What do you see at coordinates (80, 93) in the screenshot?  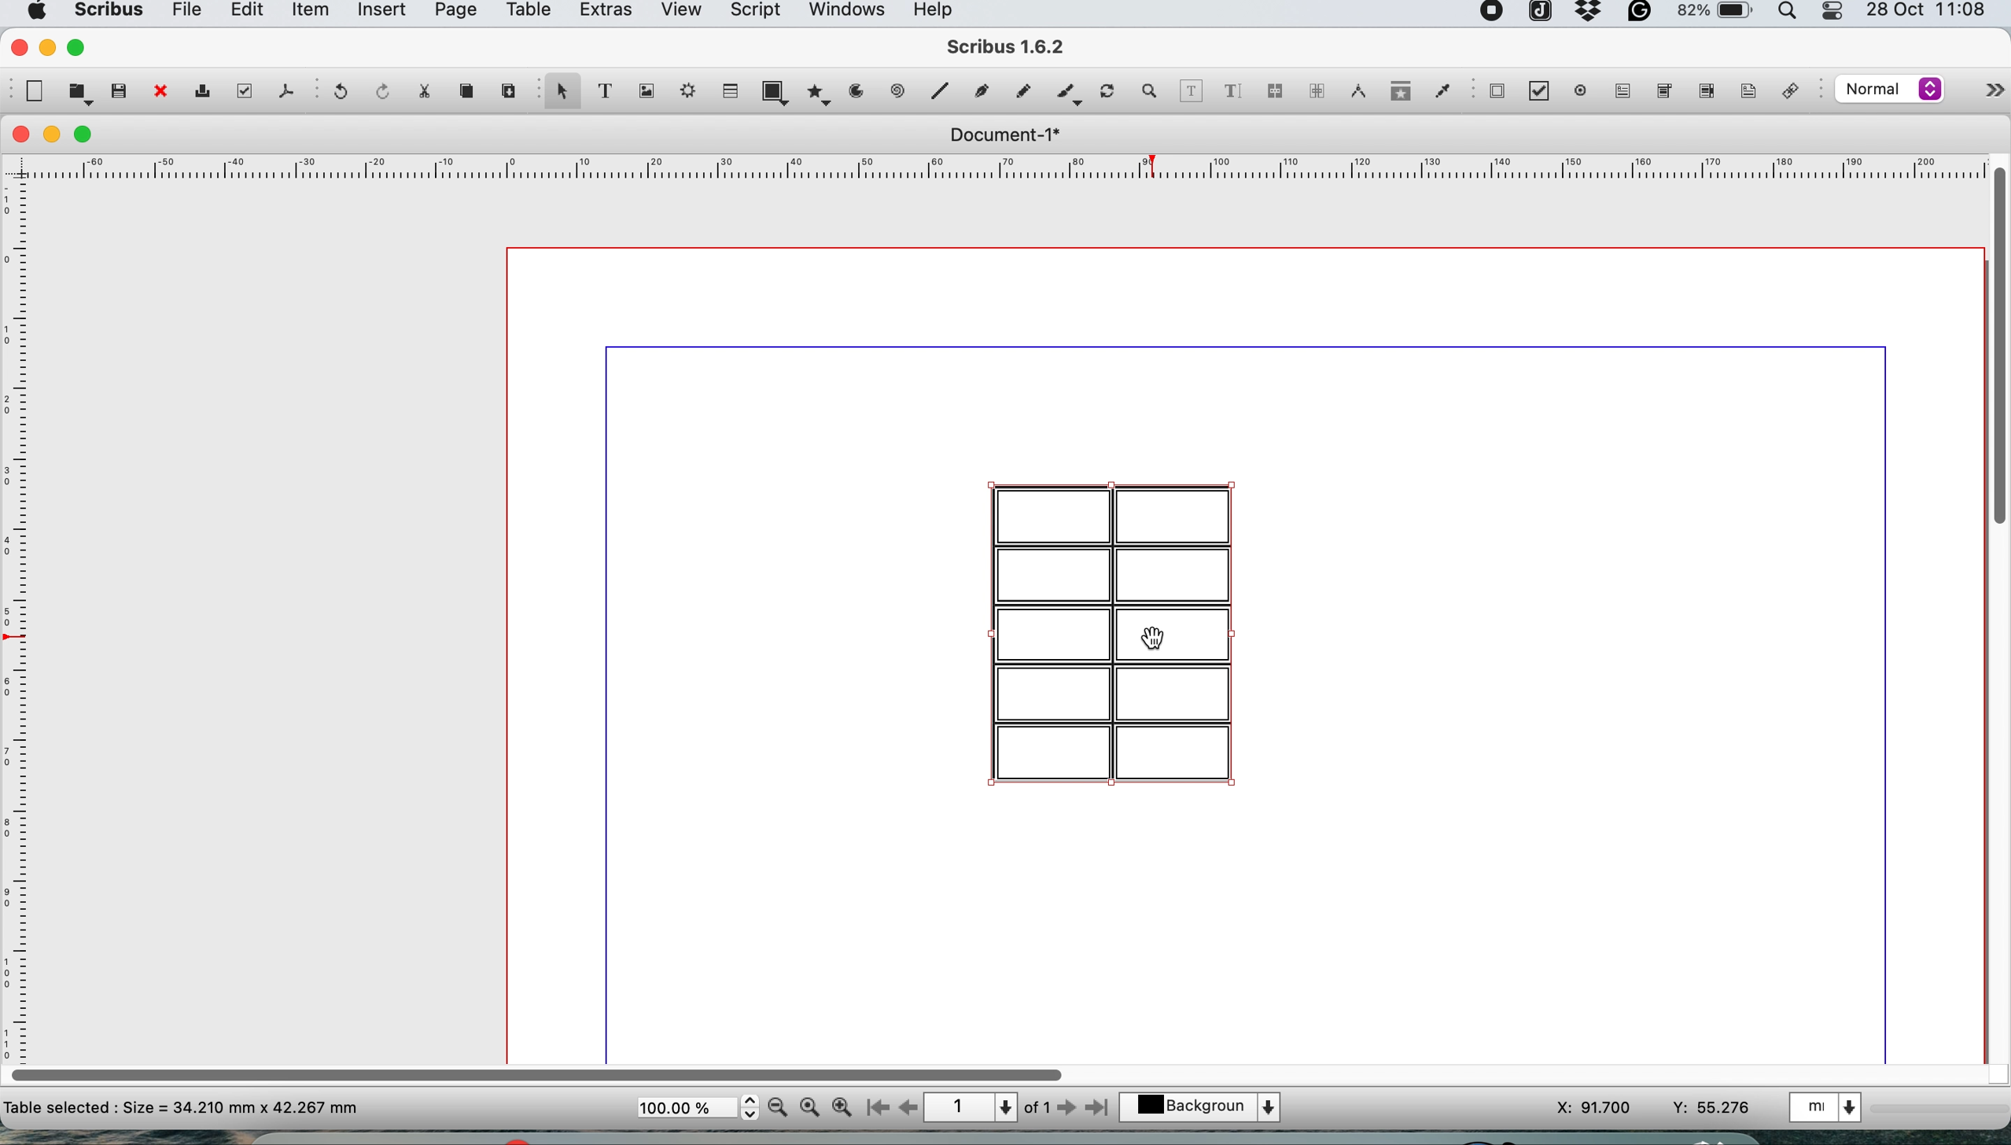 I see `open` at bounding box center [80, 93].